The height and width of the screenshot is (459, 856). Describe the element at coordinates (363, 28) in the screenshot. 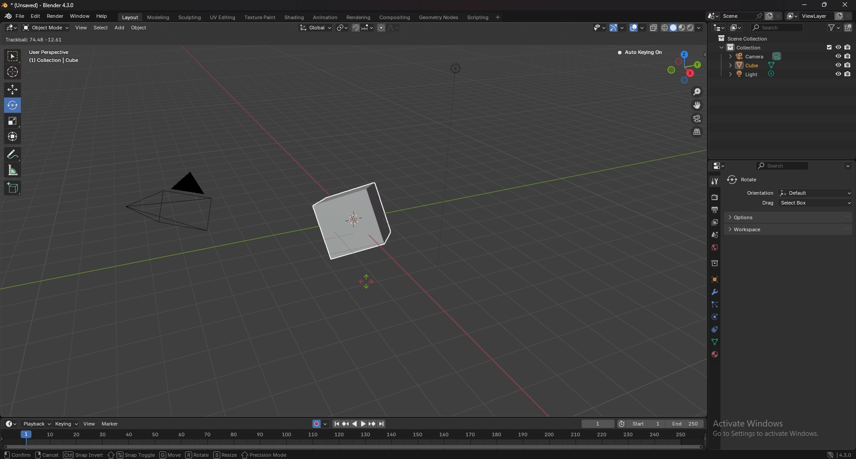

I see `snapping` at that location.